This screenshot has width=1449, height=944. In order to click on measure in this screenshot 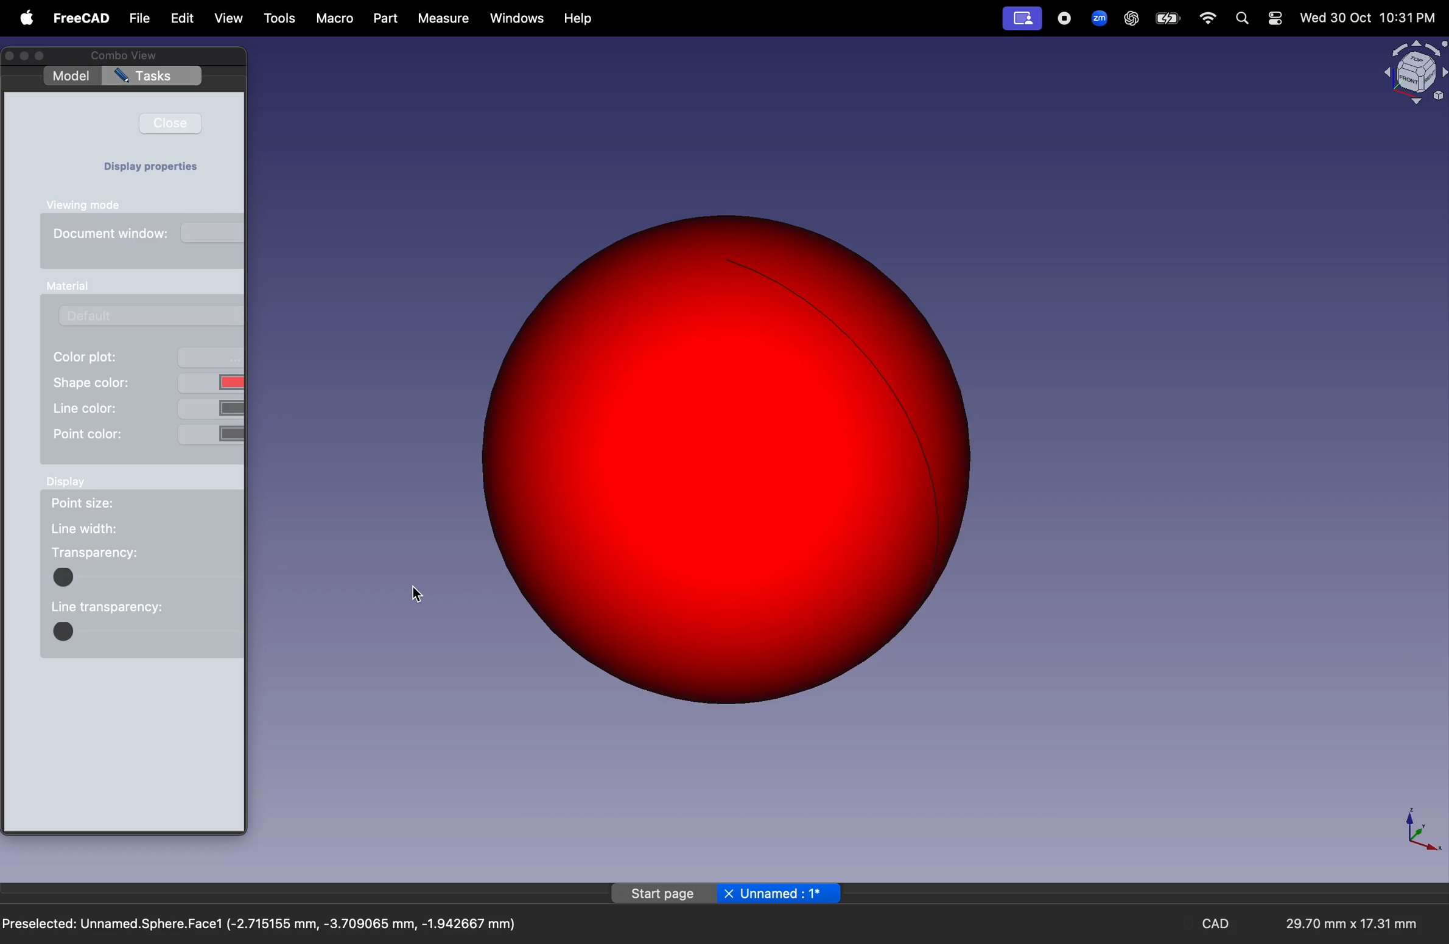, I will do `click(441, 18)`.